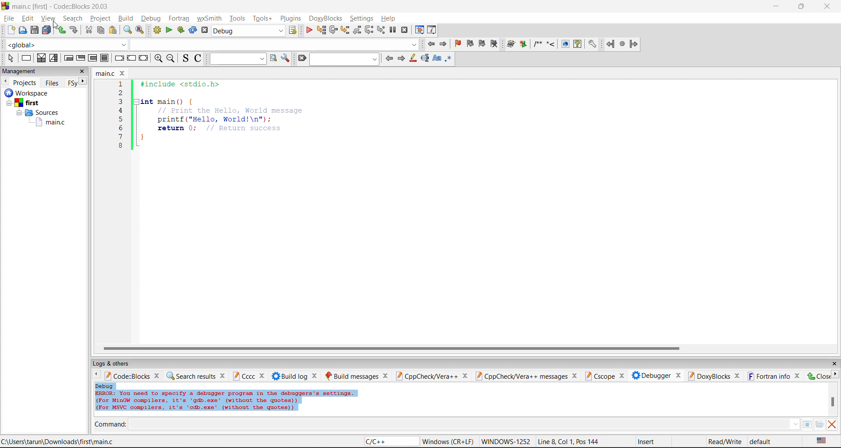 The width and height of the screenshot is (841, 448). Describe the element at coordinates (150, 17) in the screenshot. I see `debug` at that location.